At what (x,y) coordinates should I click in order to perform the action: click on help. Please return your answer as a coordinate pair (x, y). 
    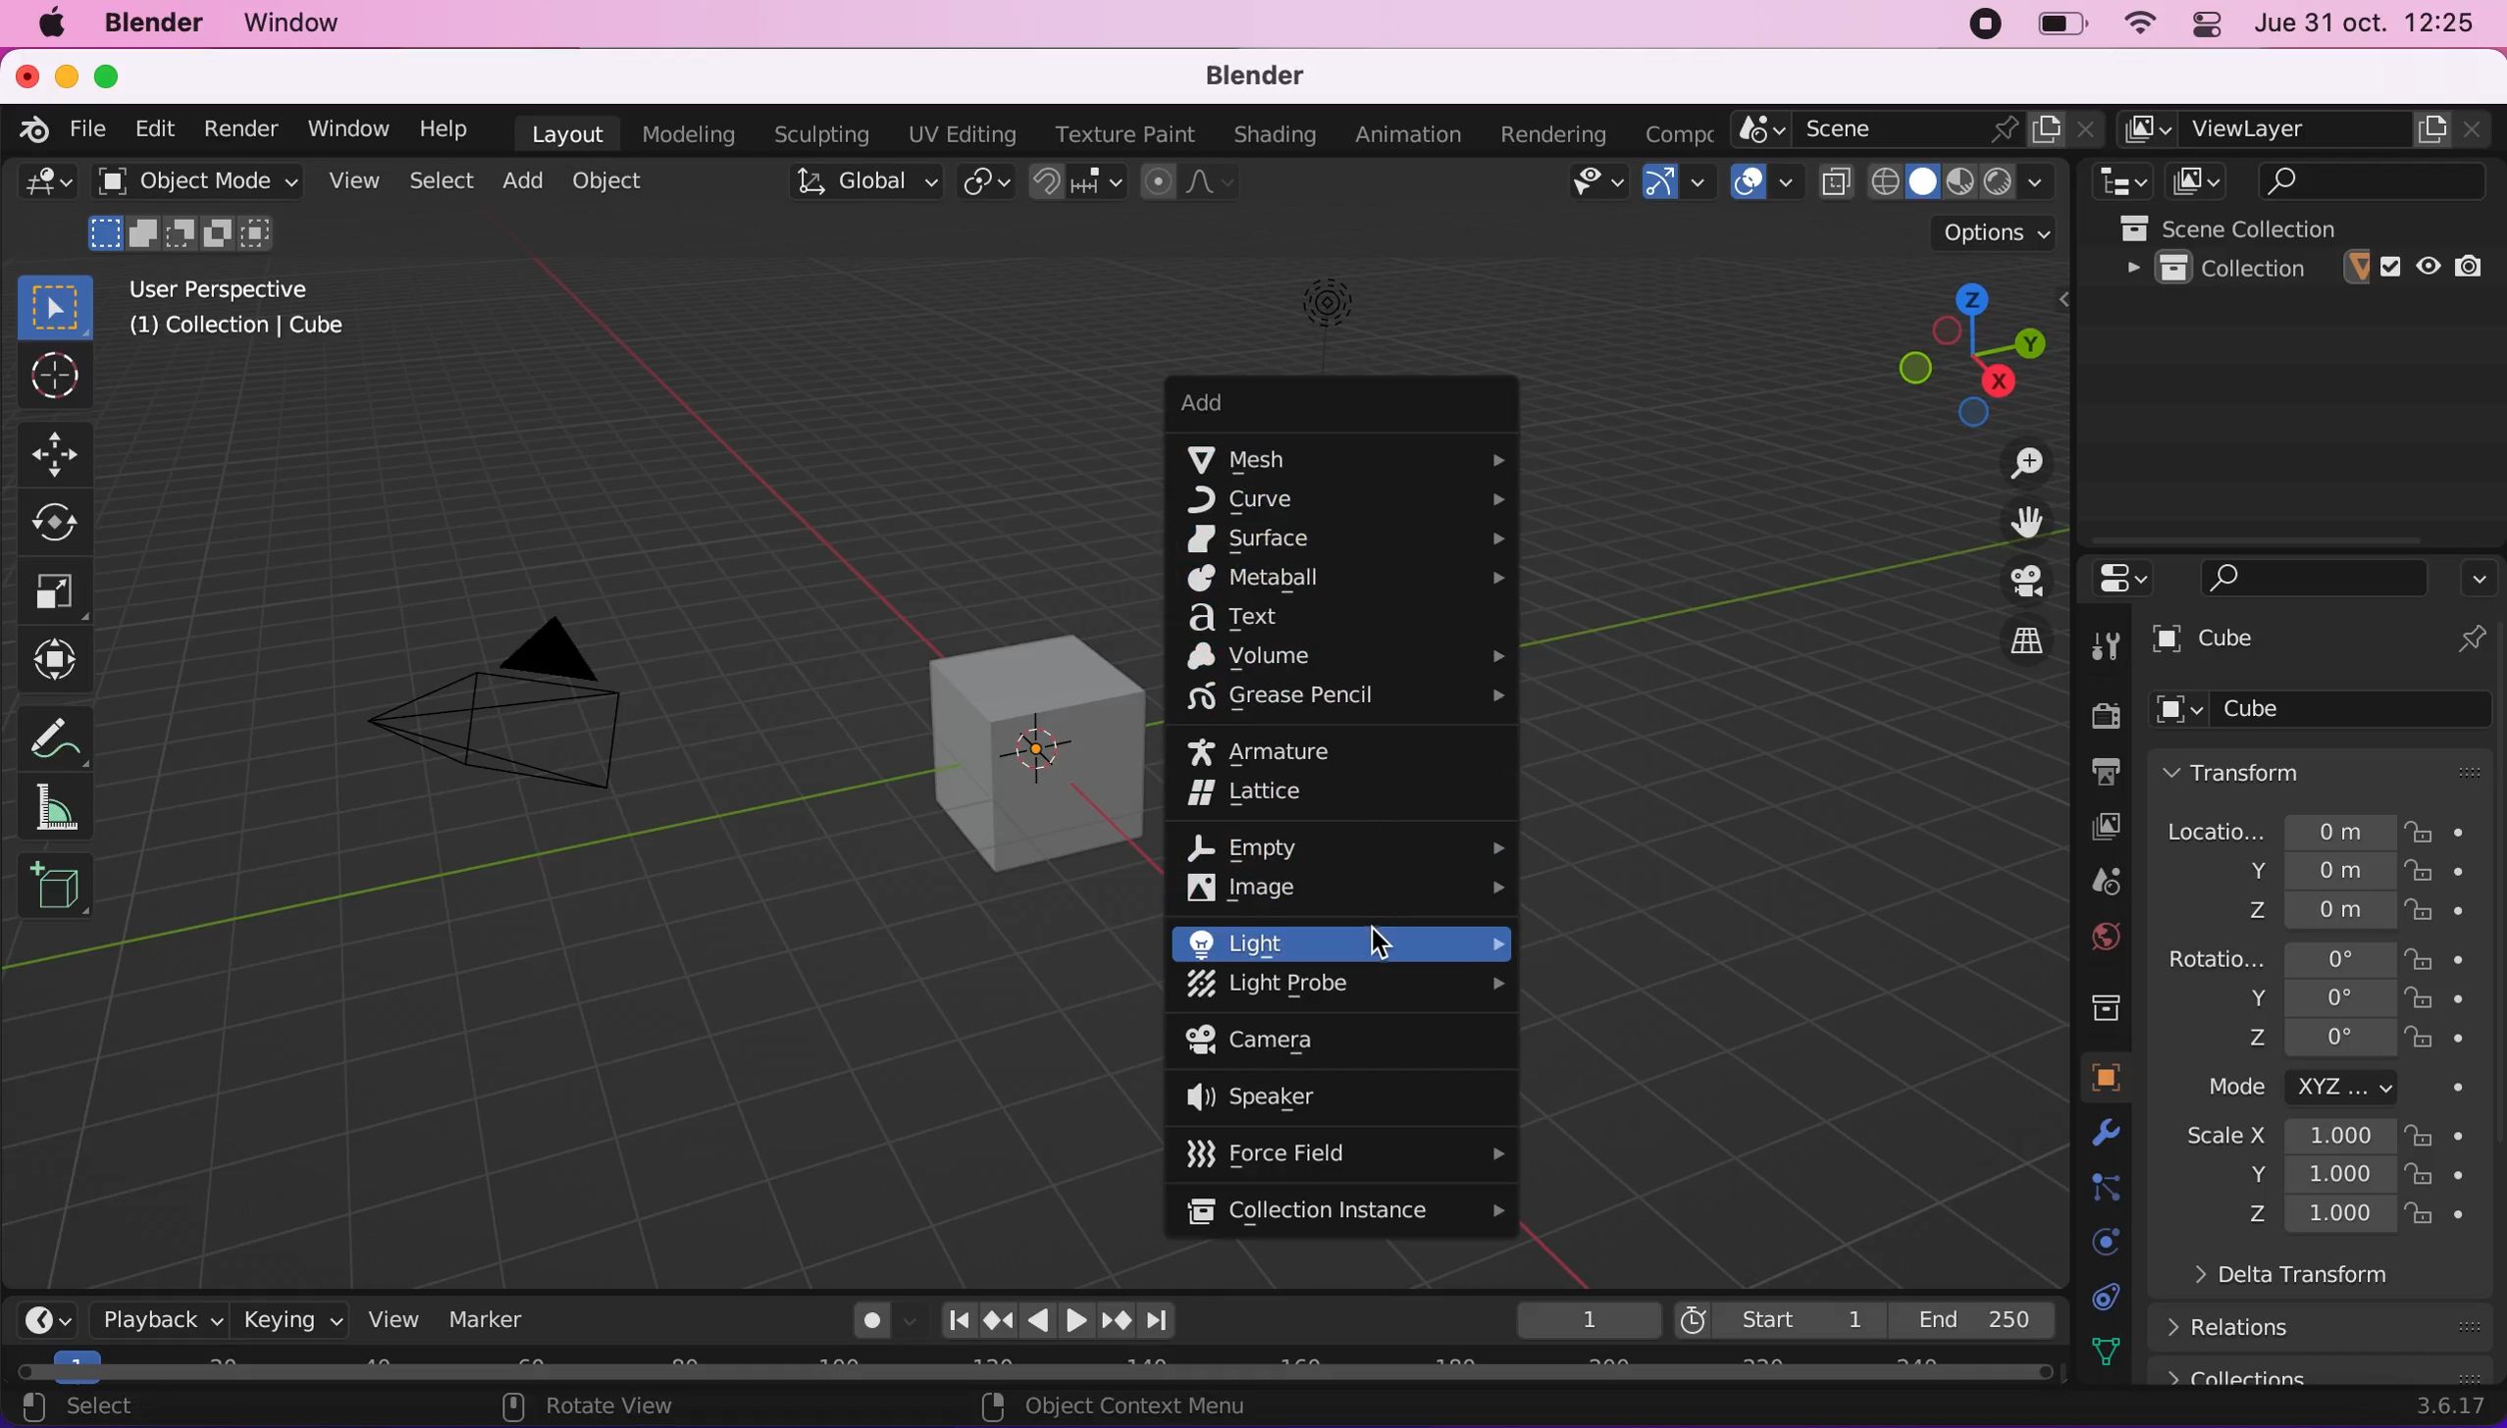
    Looking at the image, I should click on (444, 128).